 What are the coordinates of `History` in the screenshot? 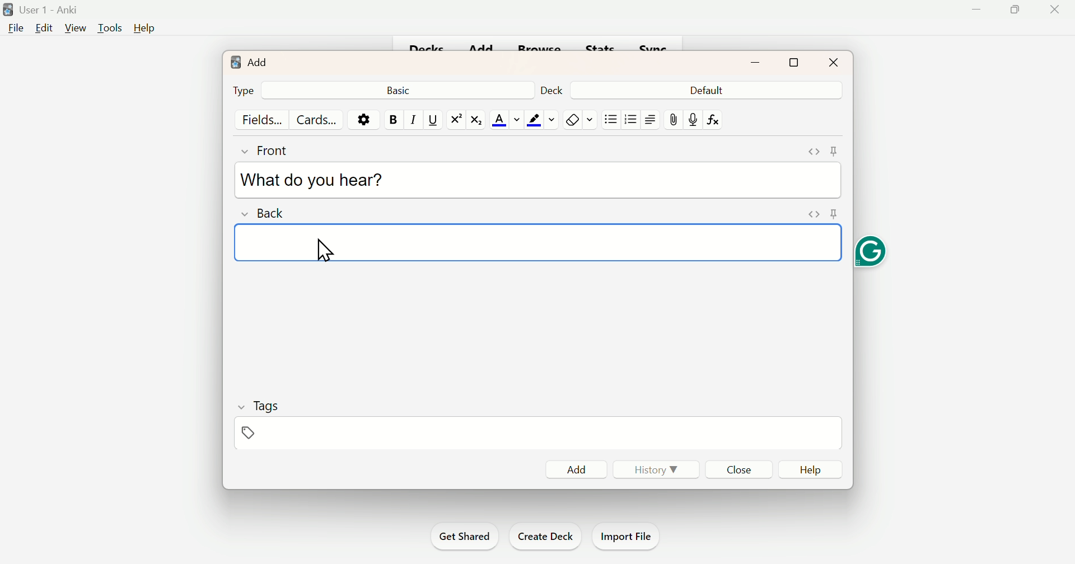 It's located at (657, 470).